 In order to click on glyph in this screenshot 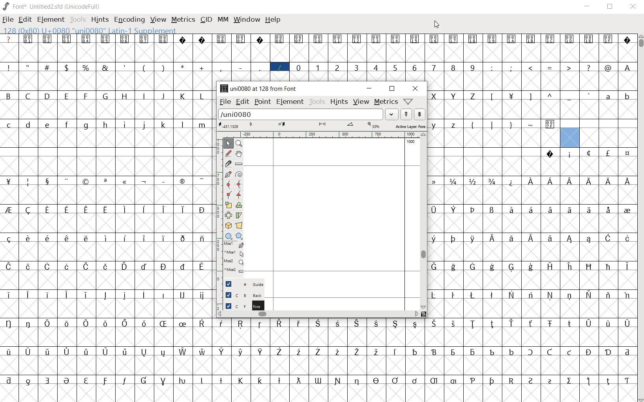, I will do `click(220, 68)`.